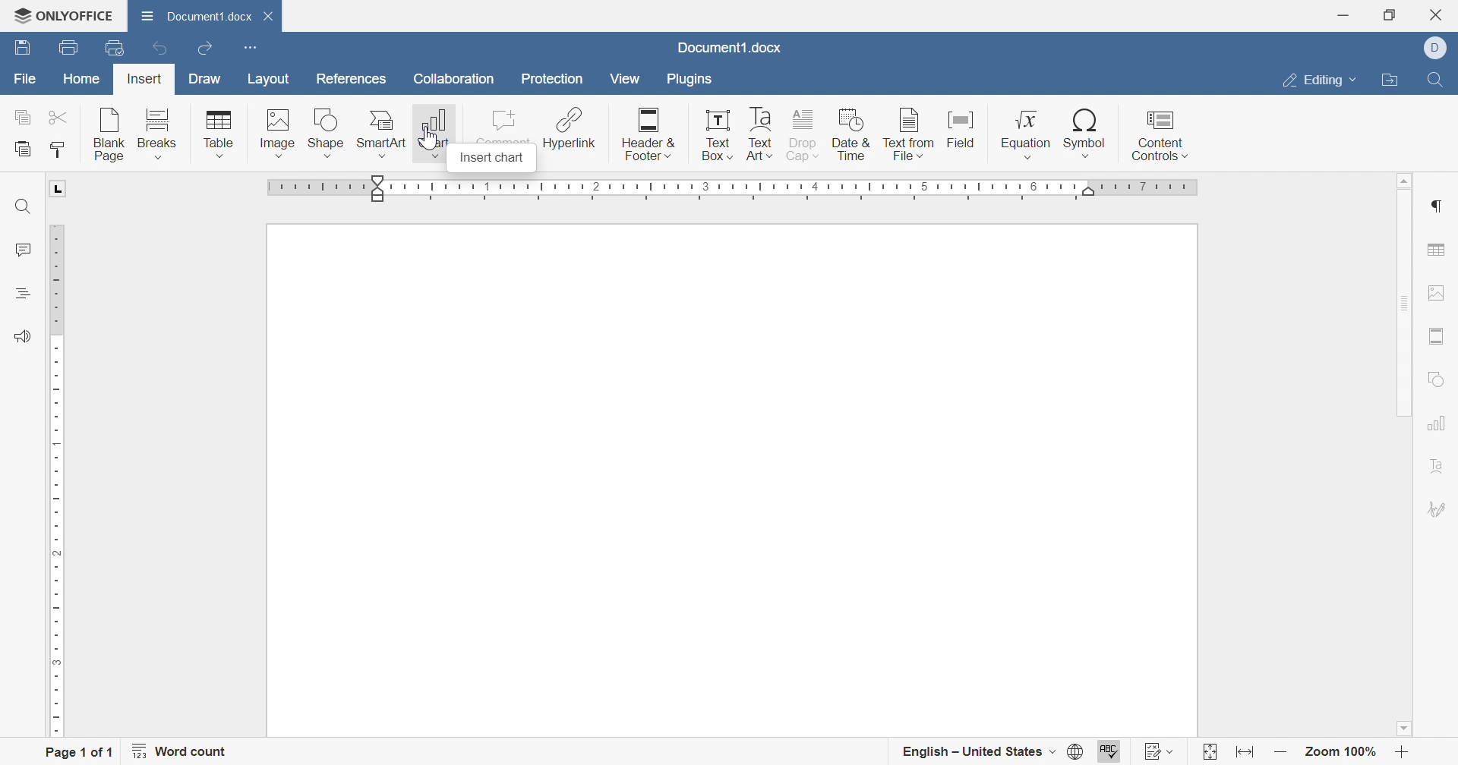 This screenshot has width=1458, height=765. I want to click on zoom out, so click(1278, 751).